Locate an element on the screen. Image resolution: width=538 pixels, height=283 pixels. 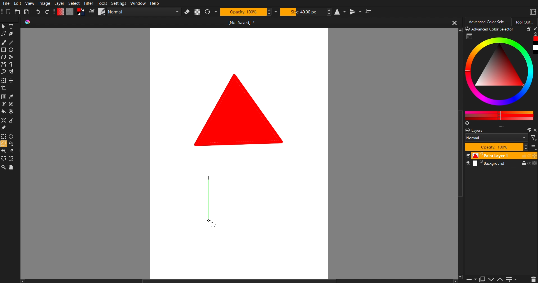
Pan is located at coordinates (13, 168).